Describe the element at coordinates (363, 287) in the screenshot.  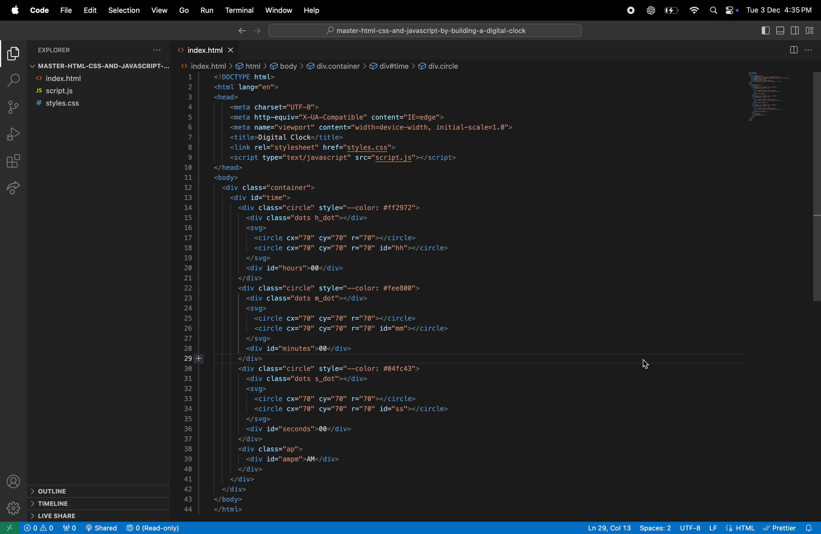
I see `code block` at that location.